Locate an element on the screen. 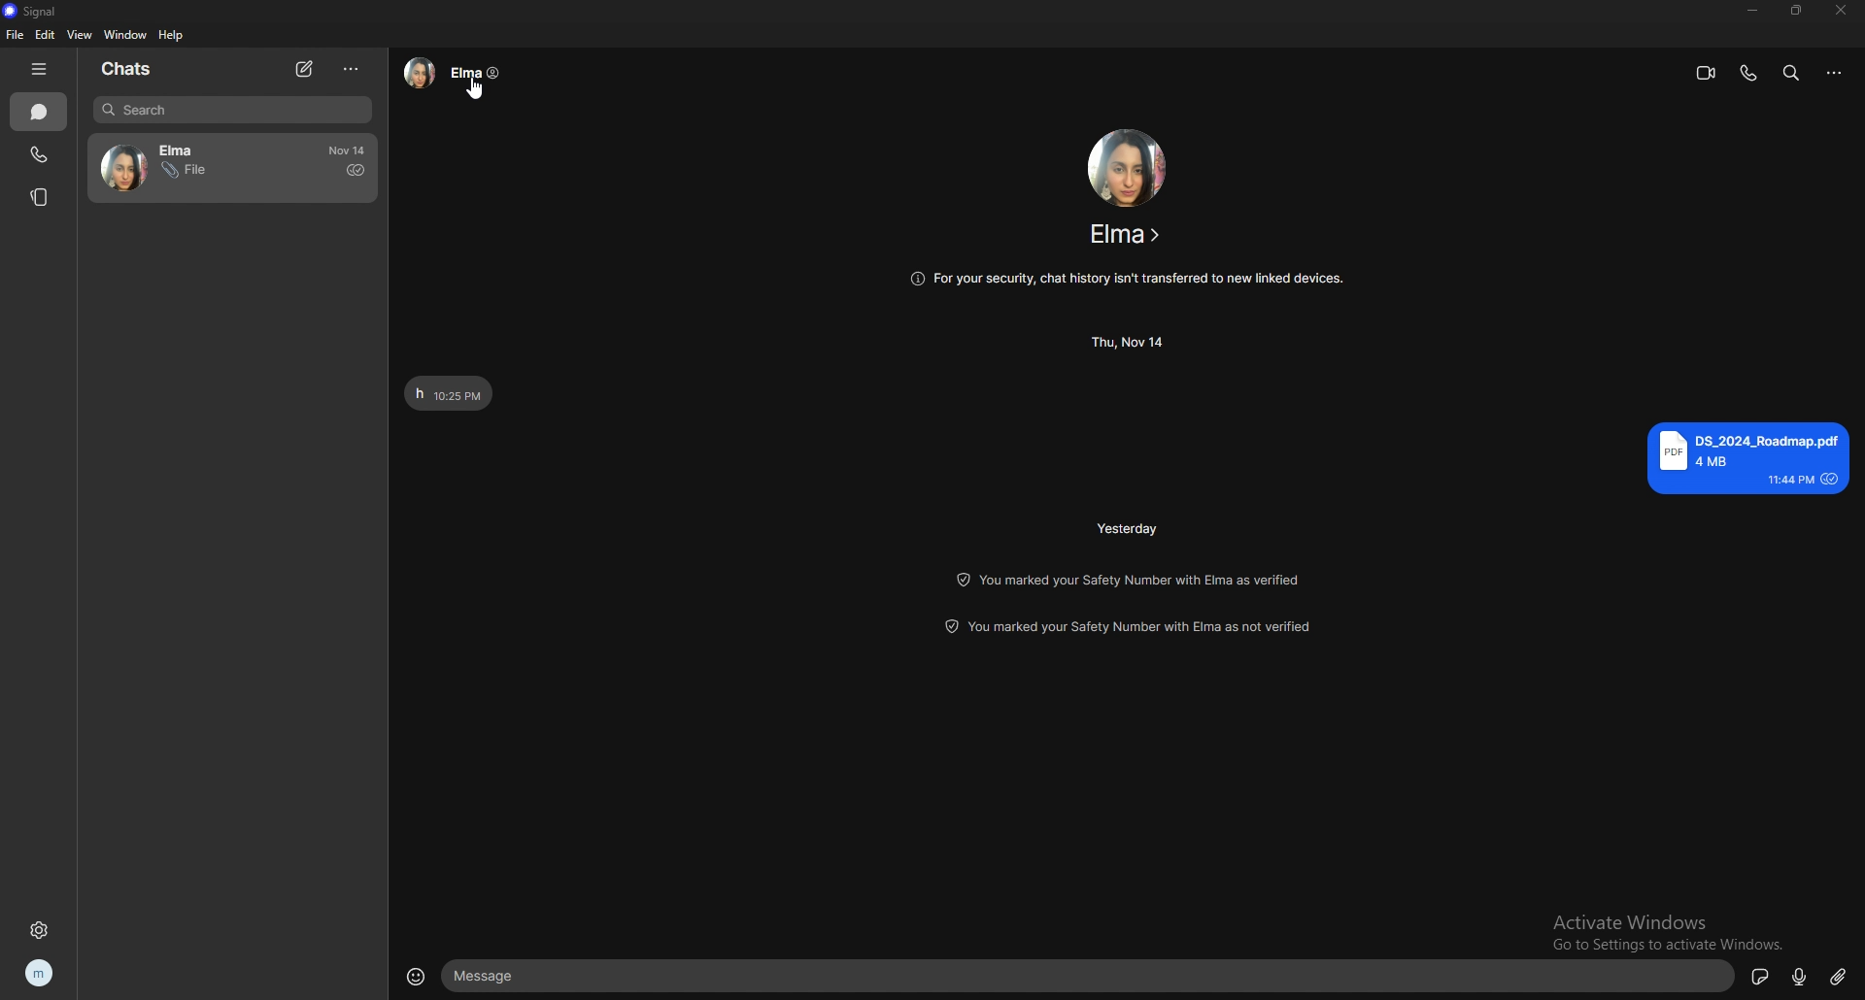 Image resolution: width=1865 pixels, height=1000 pixels. text is located at coordinates (447, 394).